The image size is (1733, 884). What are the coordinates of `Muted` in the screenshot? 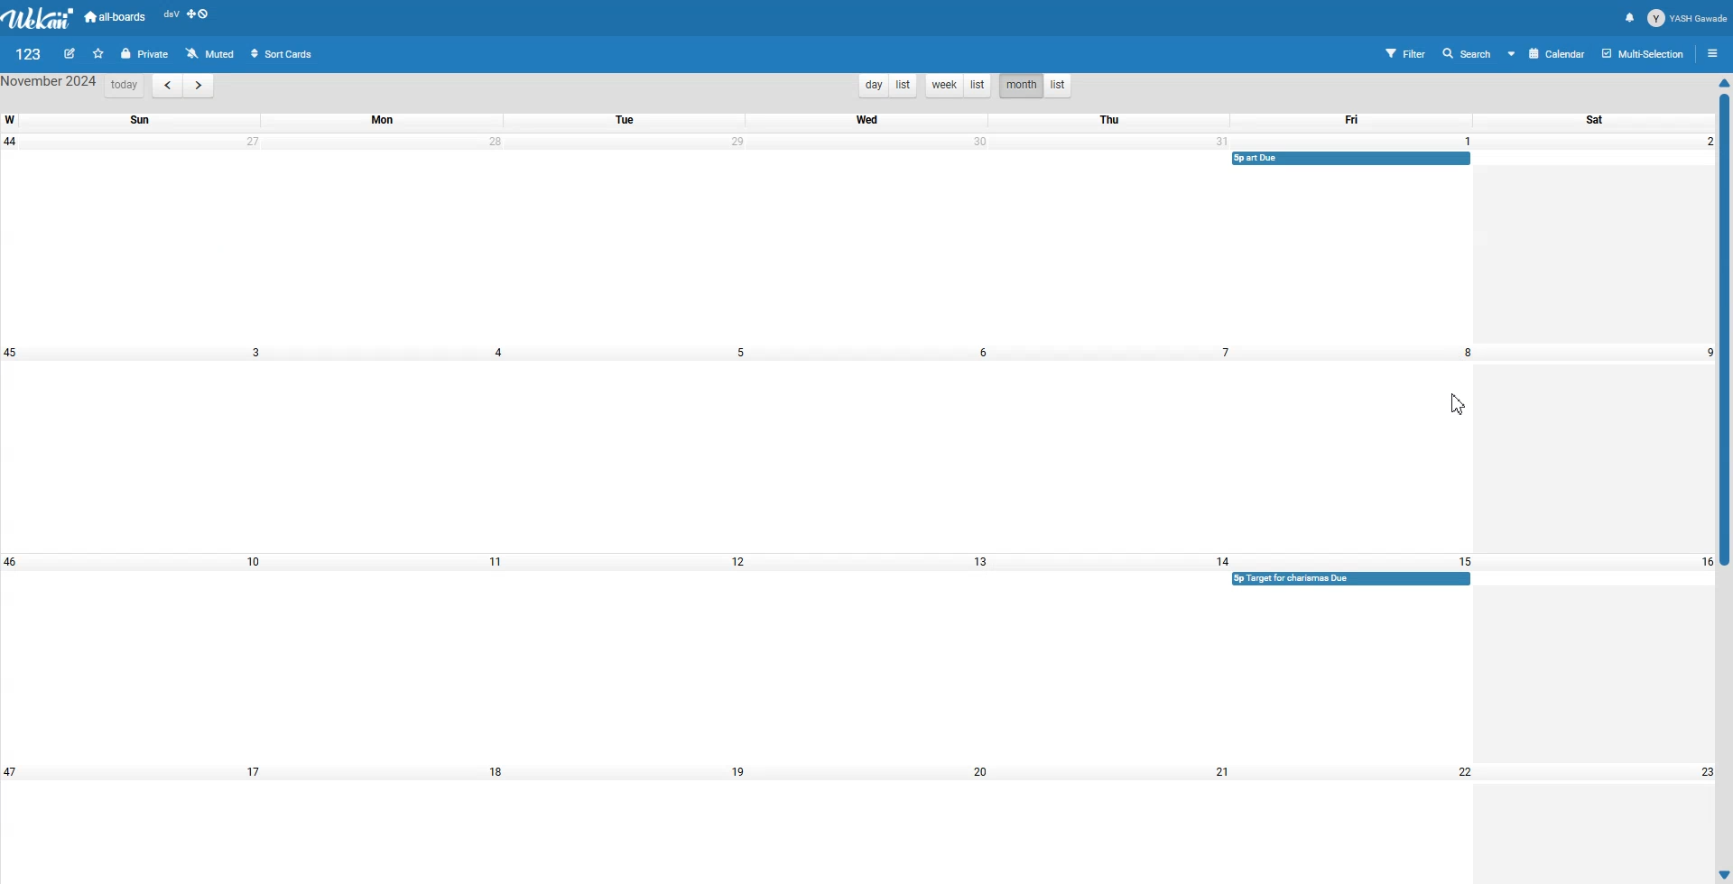 It's located at (211, 52).